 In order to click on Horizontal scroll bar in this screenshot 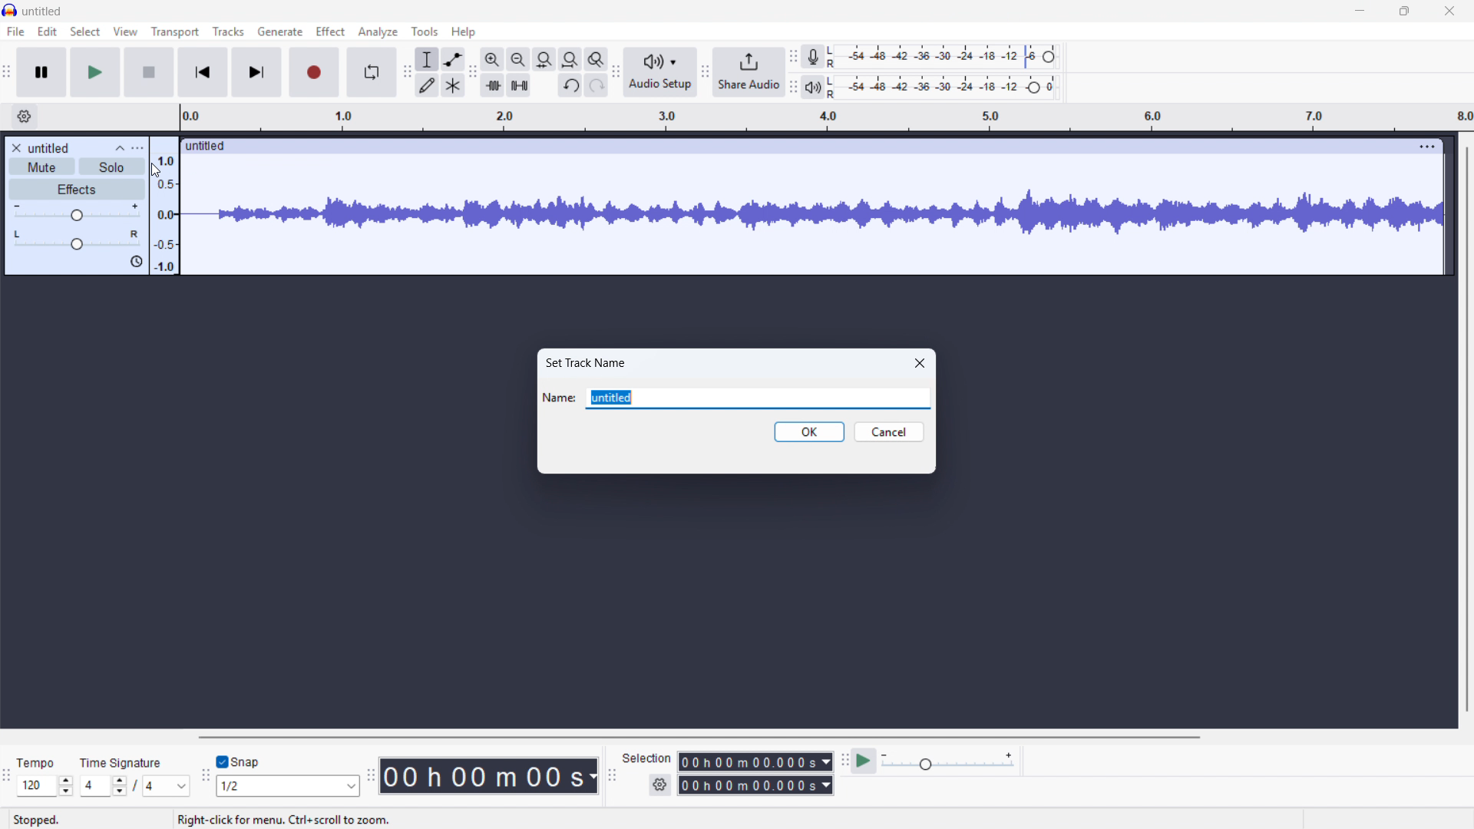, I will do `click(819, 738)`.